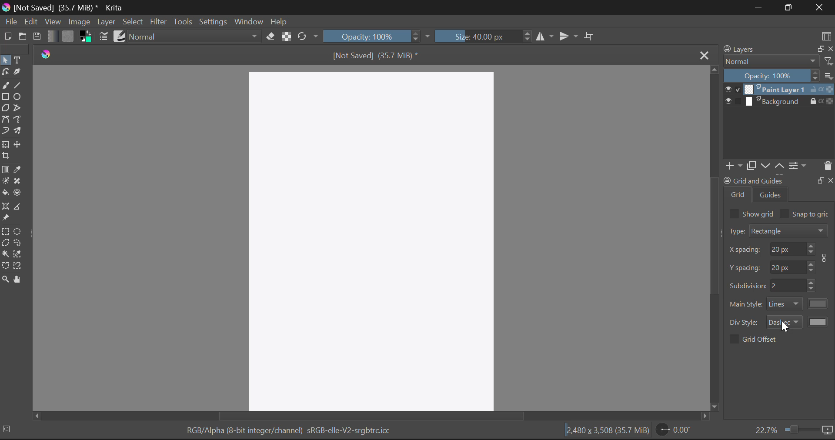  Describe the element at coordinates (120, 36) in the screenshot. I see `Brush Presets` at that location.